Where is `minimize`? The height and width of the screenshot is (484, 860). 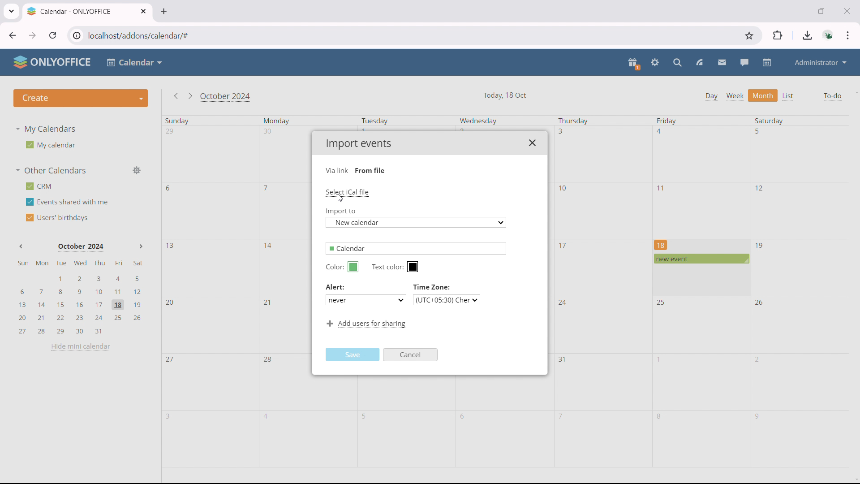 minimize is located at coordinates (795, 10).